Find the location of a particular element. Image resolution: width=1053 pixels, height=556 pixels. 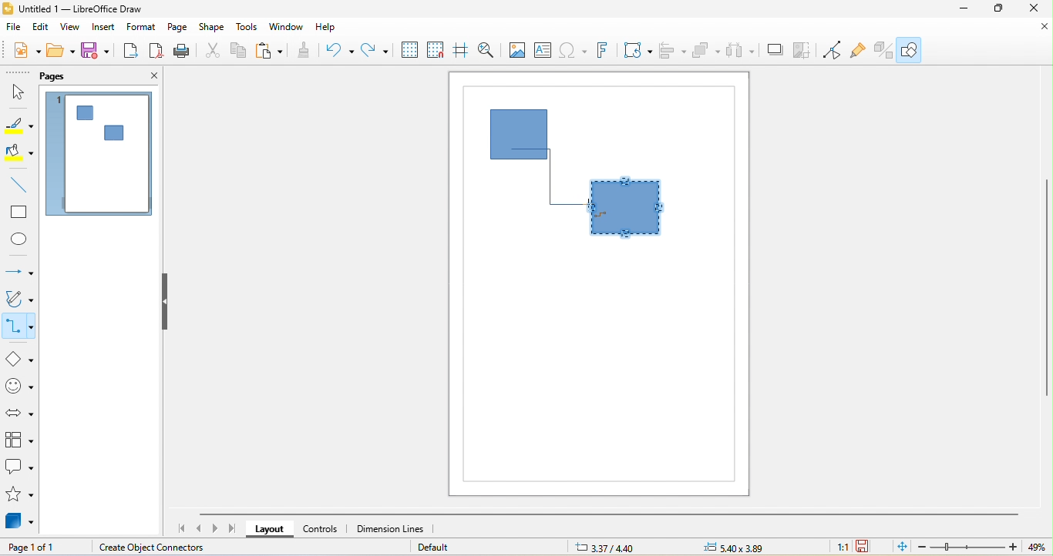

special character is located at coordinates (574, 50).